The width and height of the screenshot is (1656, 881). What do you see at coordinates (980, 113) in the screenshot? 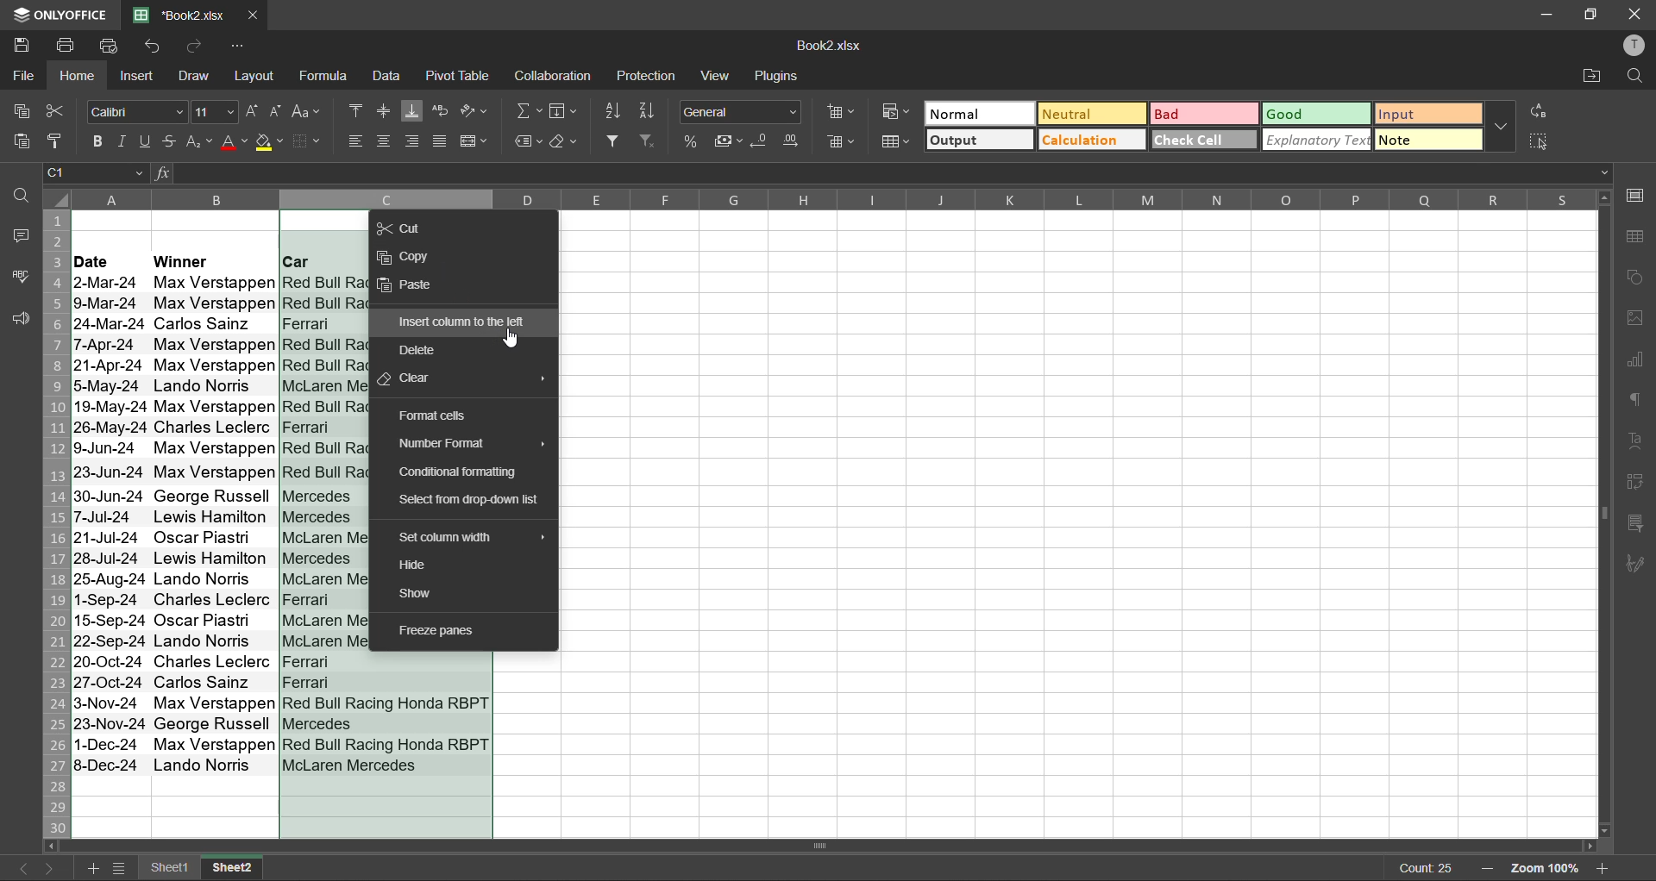
I see `normal` at bounding box center [980, 113].